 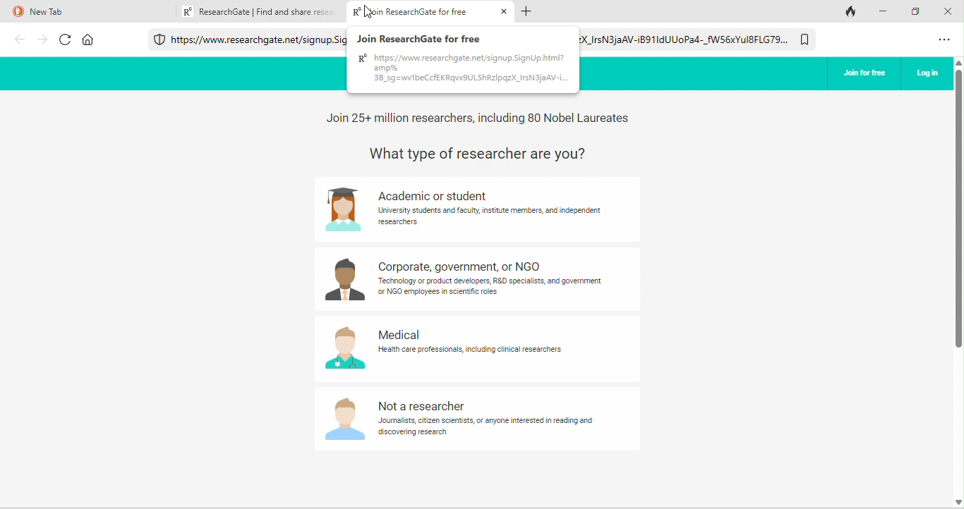 What do you see at coordinates (944, 41) in the screenshot?
I see `option` at bounding box center [944, 41].